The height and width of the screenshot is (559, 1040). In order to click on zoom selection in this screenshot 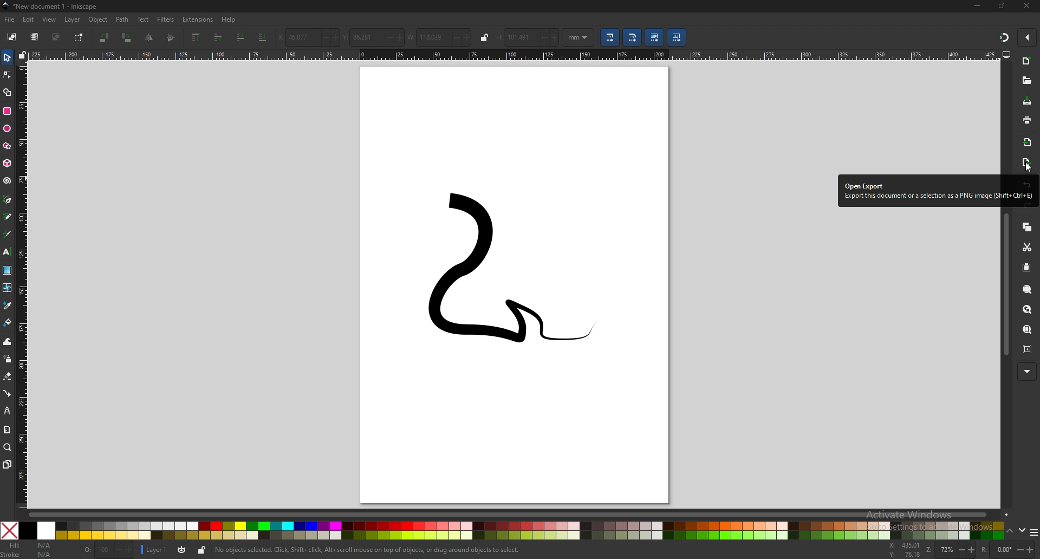, I will do `click(1028, 288)`.